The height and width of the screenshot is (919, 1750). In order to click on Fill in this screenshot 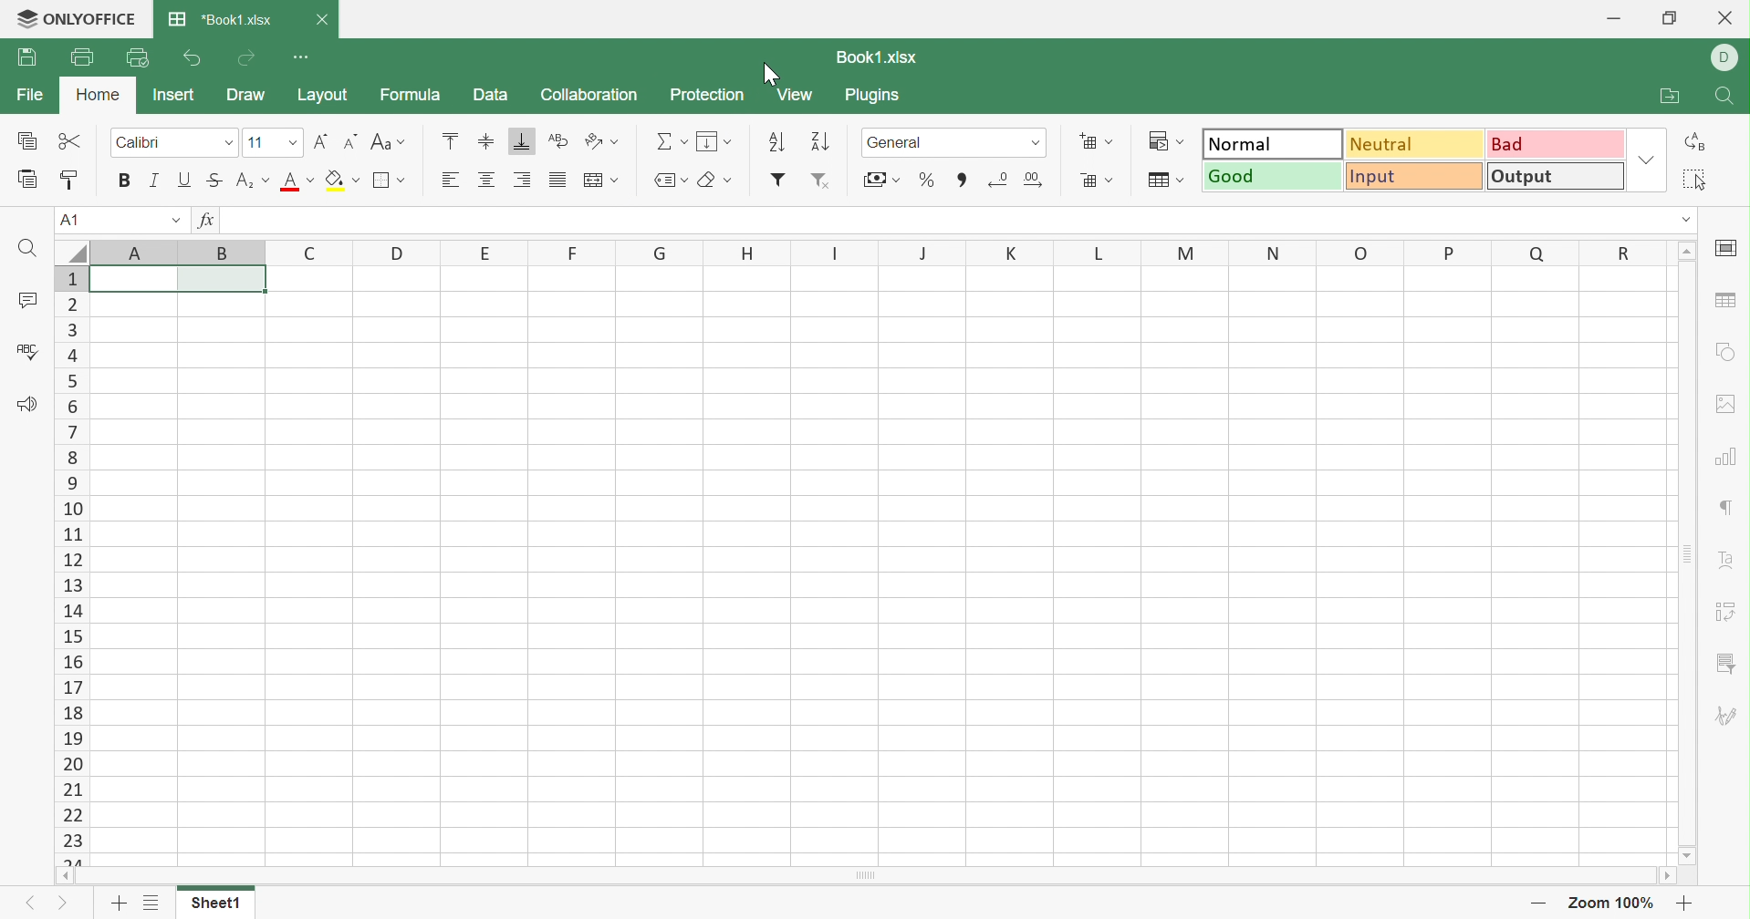, I will do `click(714, 142)`.